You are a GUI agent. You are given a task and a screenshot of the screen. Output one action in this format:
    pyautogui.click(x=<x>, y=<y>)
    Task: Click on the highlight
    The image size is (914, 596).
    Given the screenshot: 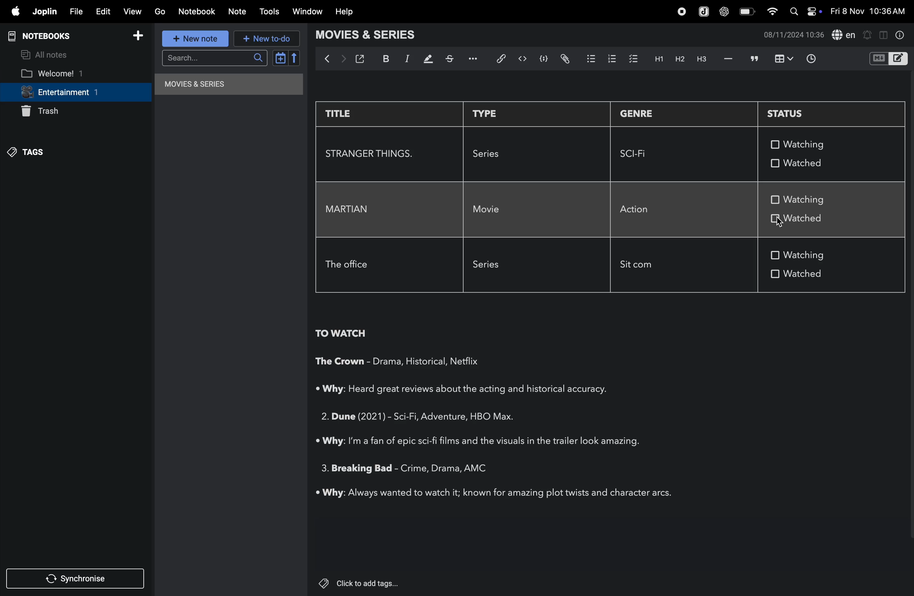 What is the action you would take?
    pyautogui.click(x=429, y=59)
    